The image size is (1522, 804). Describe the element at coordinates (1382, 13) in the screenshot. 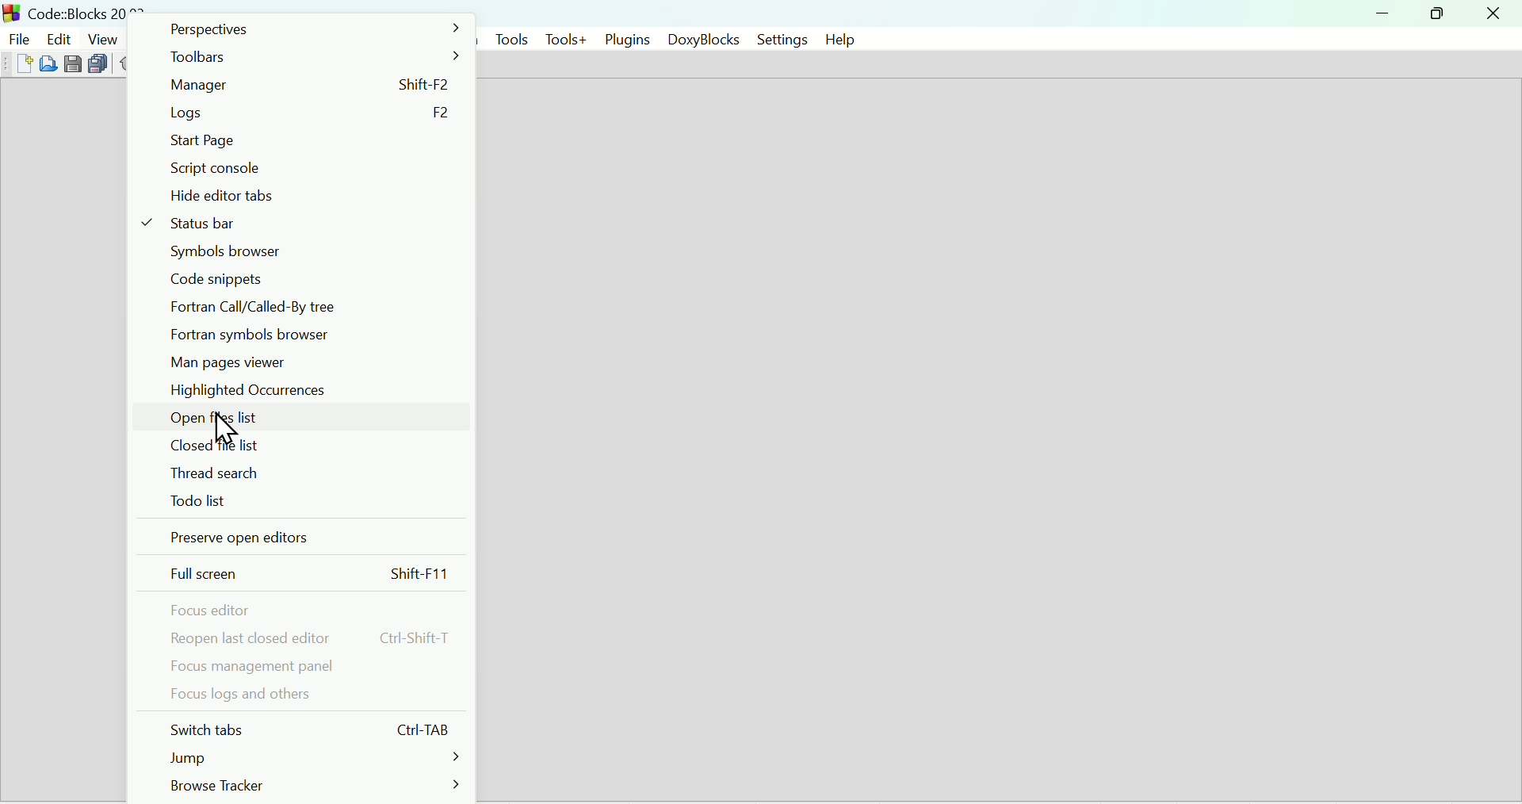

I see `minimize` at that location.